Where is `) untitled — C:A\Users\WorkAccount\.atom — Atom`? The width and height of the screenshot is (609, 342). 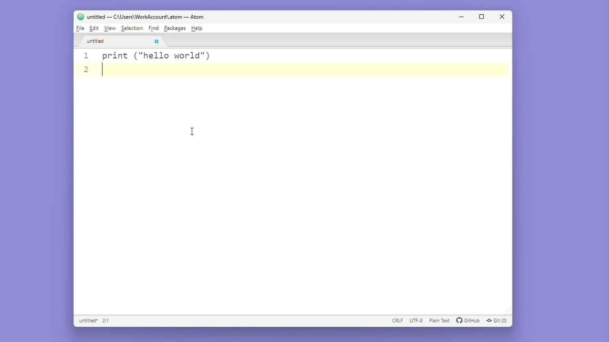 ) untitled — C:A\Users\WorkAccount\.atom — Atom is located at coordinates (147, 17).